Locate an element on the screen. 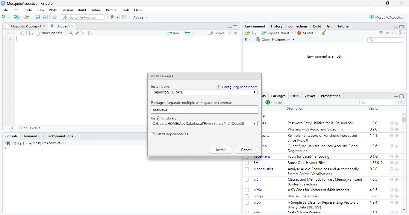  blob is located at coordinates (257, 202).